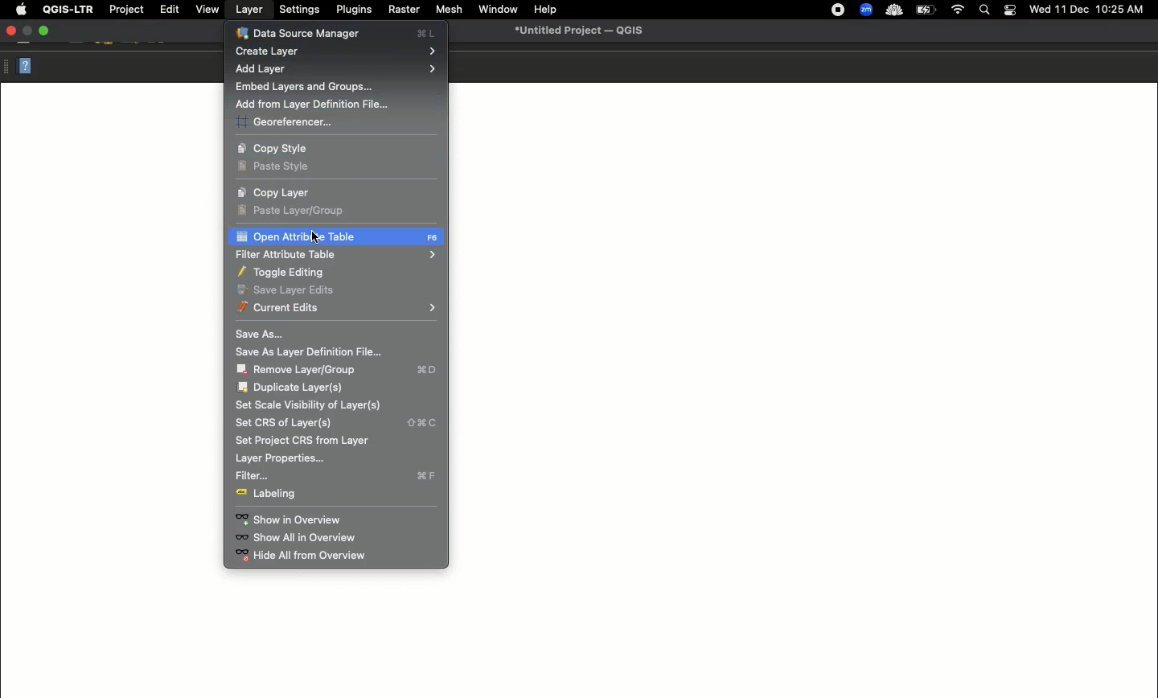  What do you see at coordinates (336, 52) in the screenshot?
I see `Create layer` at bounding box center [336, 52].